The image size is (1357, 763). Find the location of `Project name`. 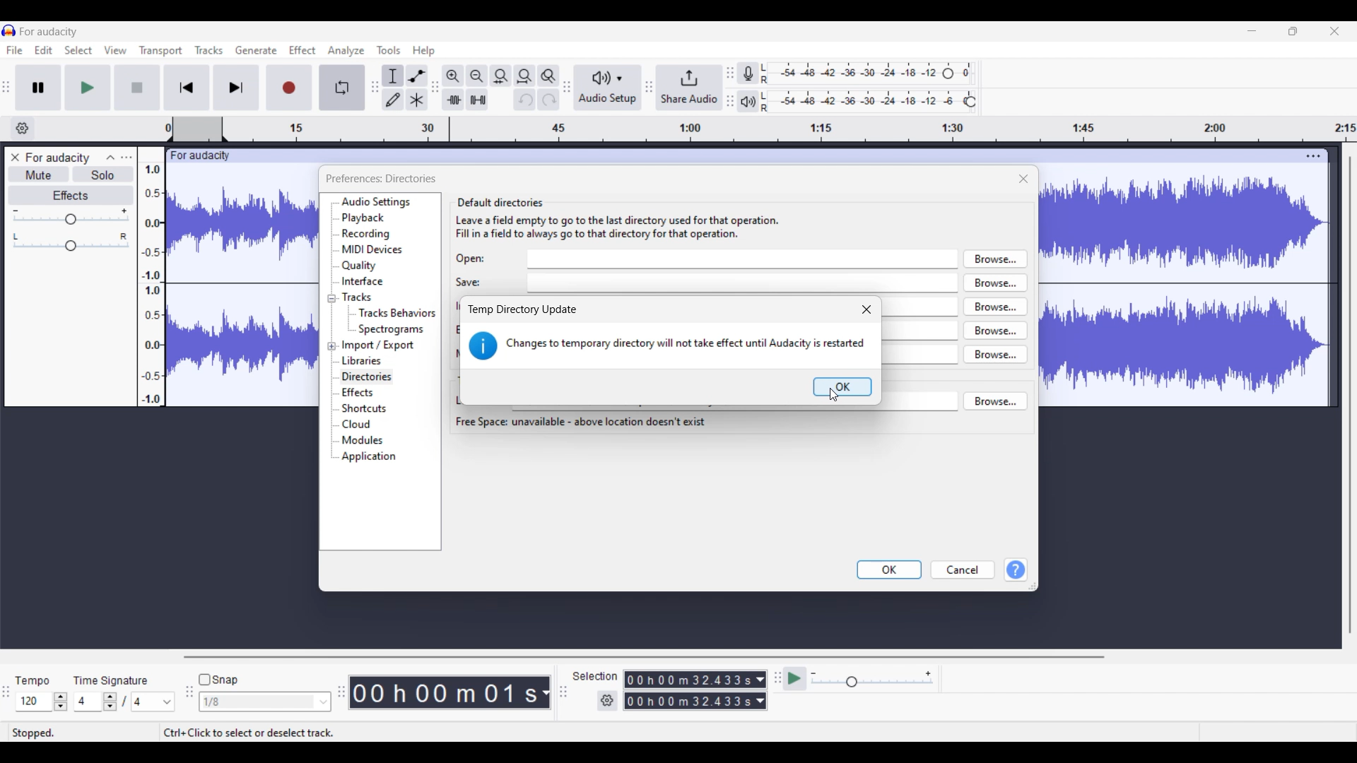

Project name is located at coordinates (198, 155).